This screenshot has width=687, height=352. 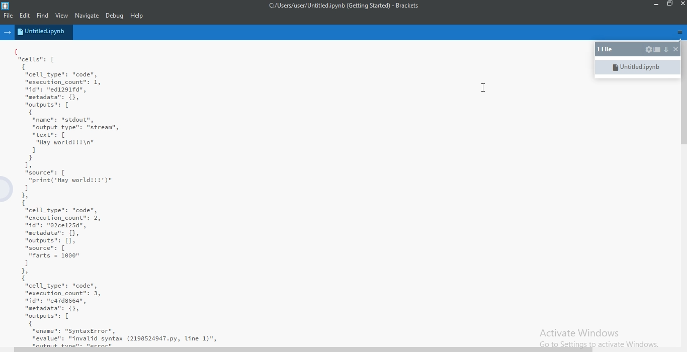 I want to click on scroll bar, so click(x=304, y=349).